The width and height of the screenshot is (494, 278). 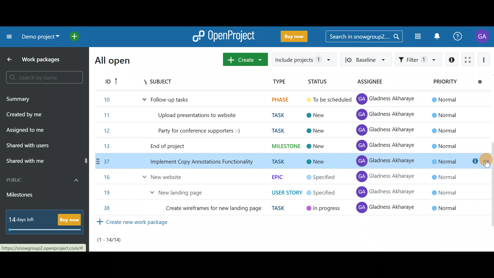 What do you see at coordinates (316, 130) in the screenshot?
I see `New` at bounding box center [316, 130].